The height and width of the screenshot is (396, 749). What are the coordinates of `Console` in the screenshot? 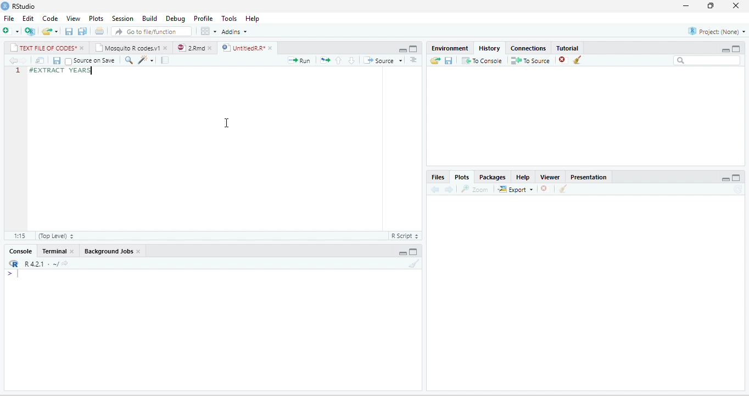 It's located at (20, 251).